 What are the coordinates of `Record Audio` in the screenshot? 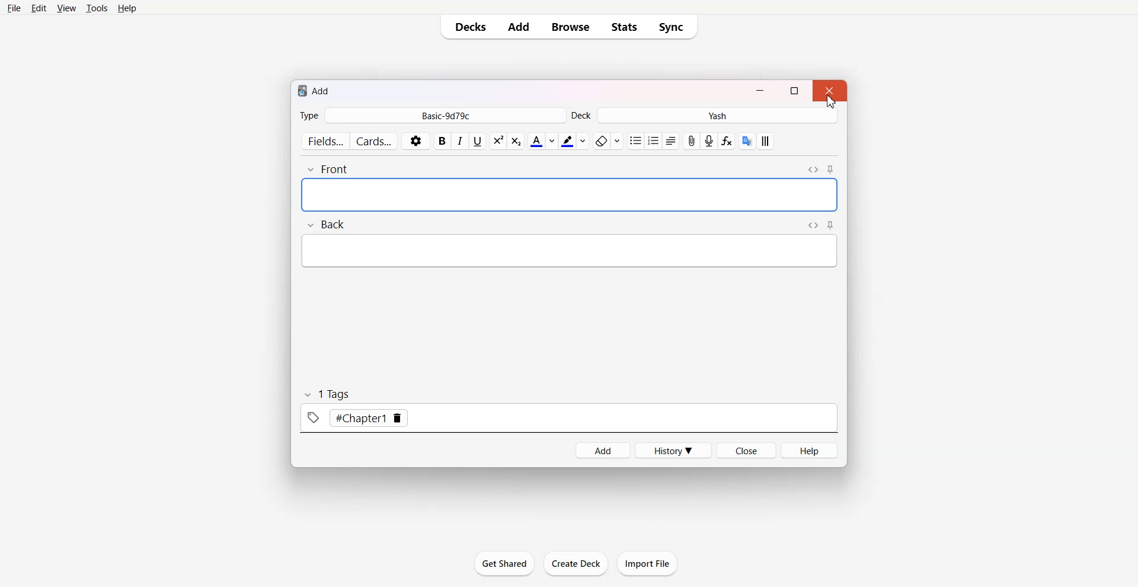 It's located at (709, 141).